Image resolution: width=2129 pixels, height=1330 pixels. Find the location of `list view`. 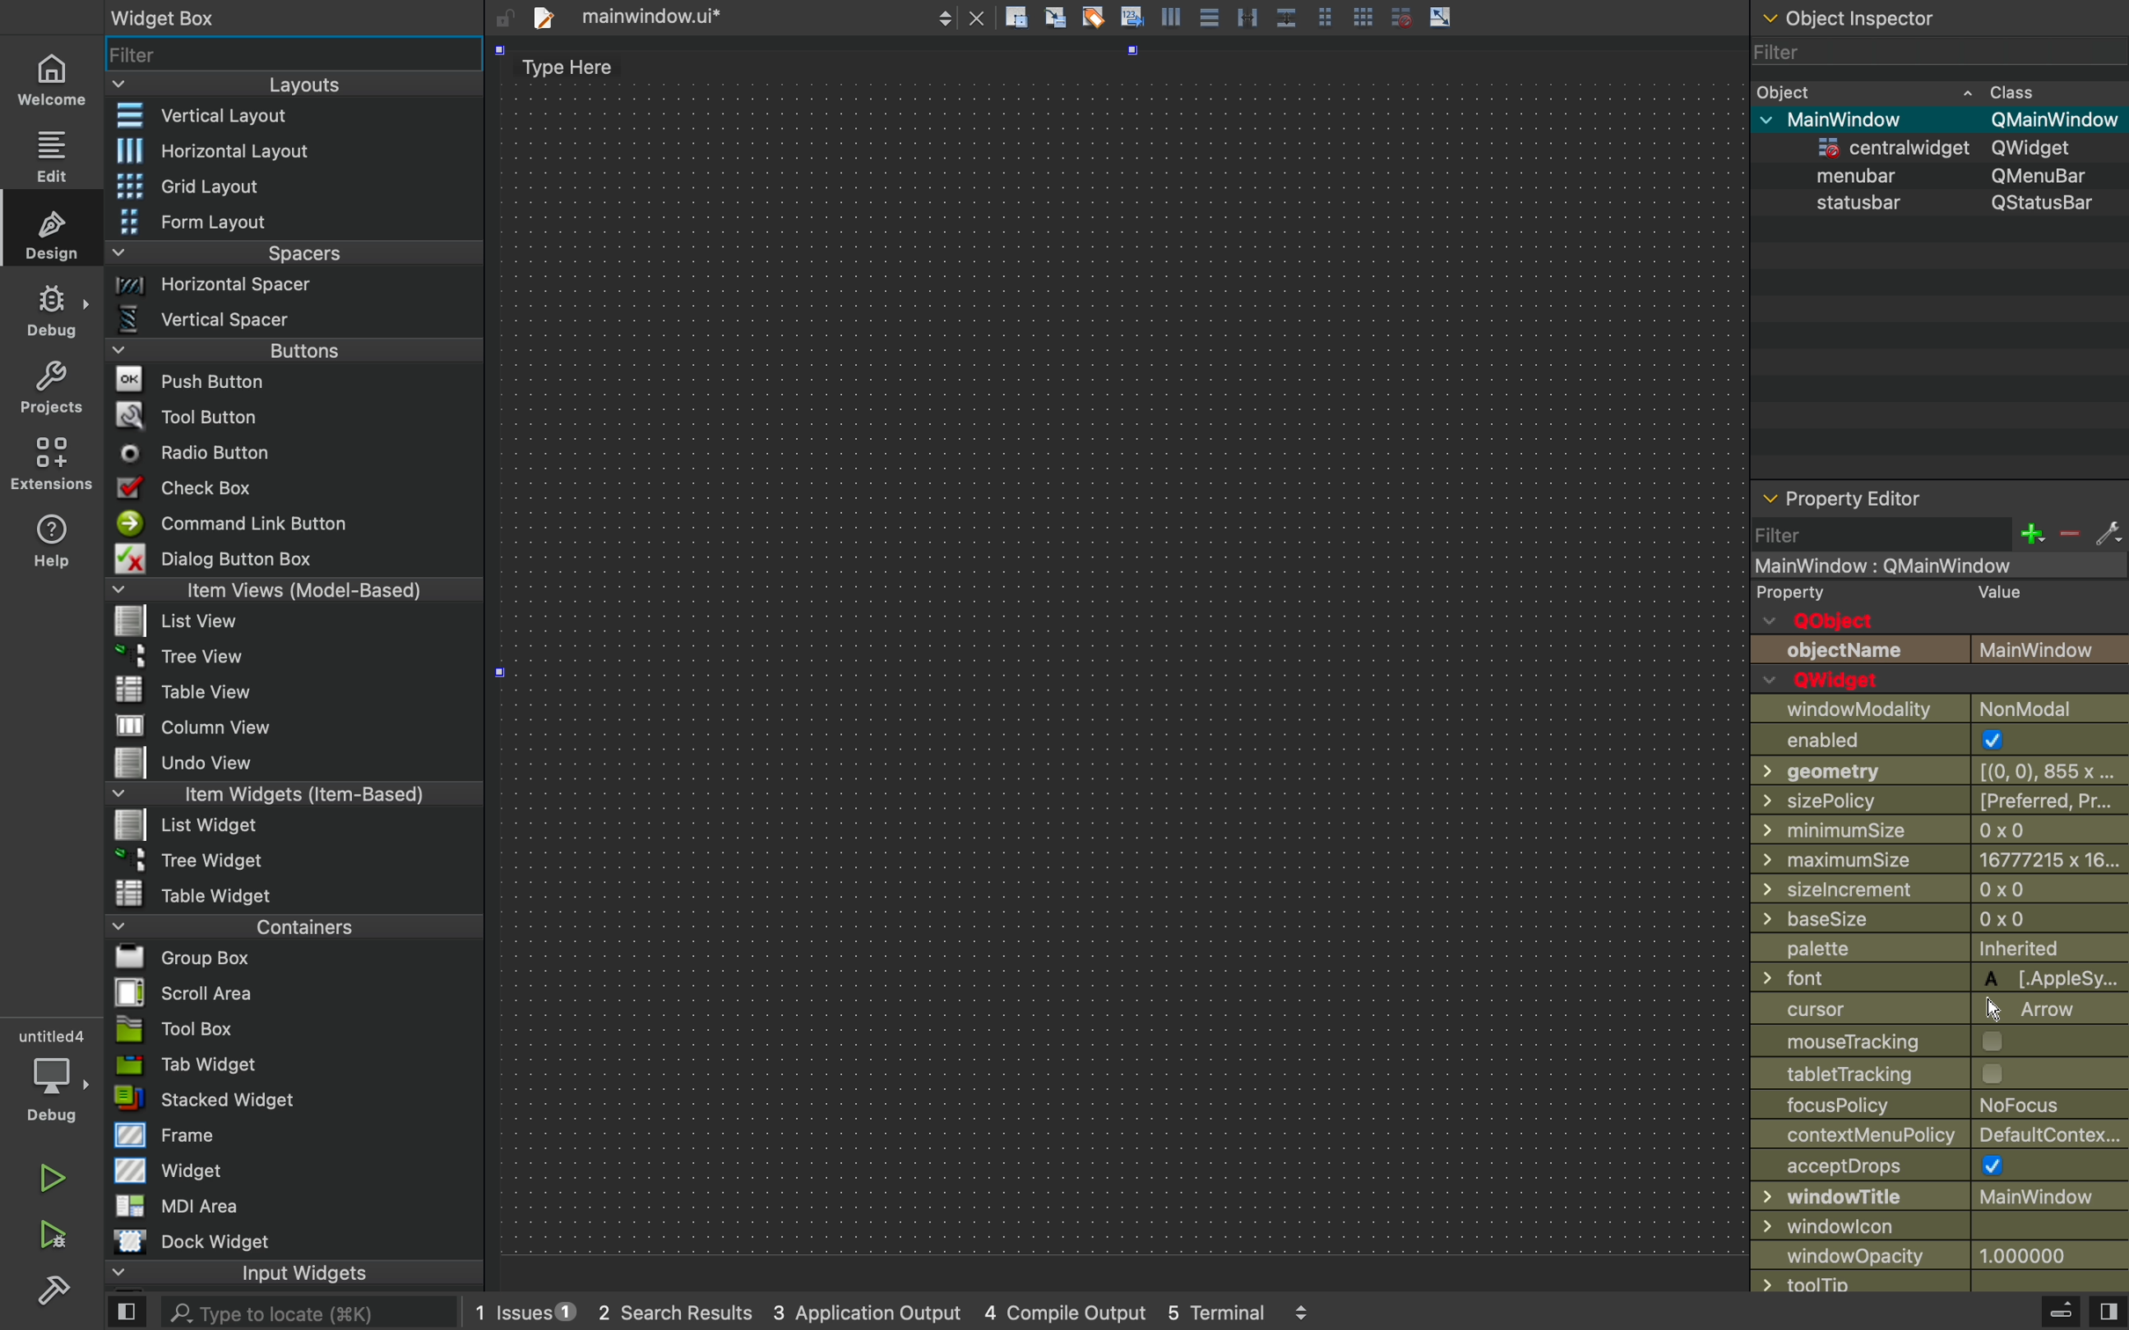

list view is located at coordinates (289, 620).